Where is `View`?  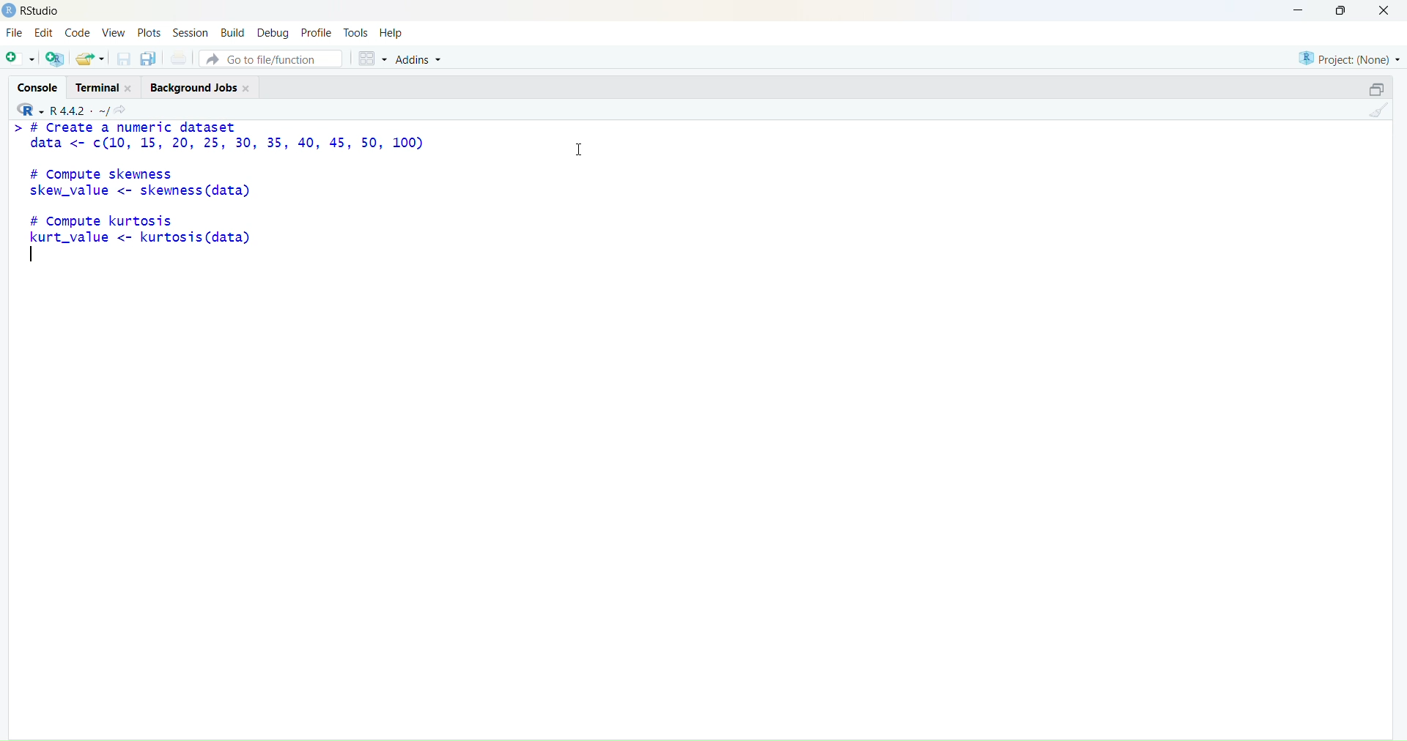 View is located at coordinates (112, 34).